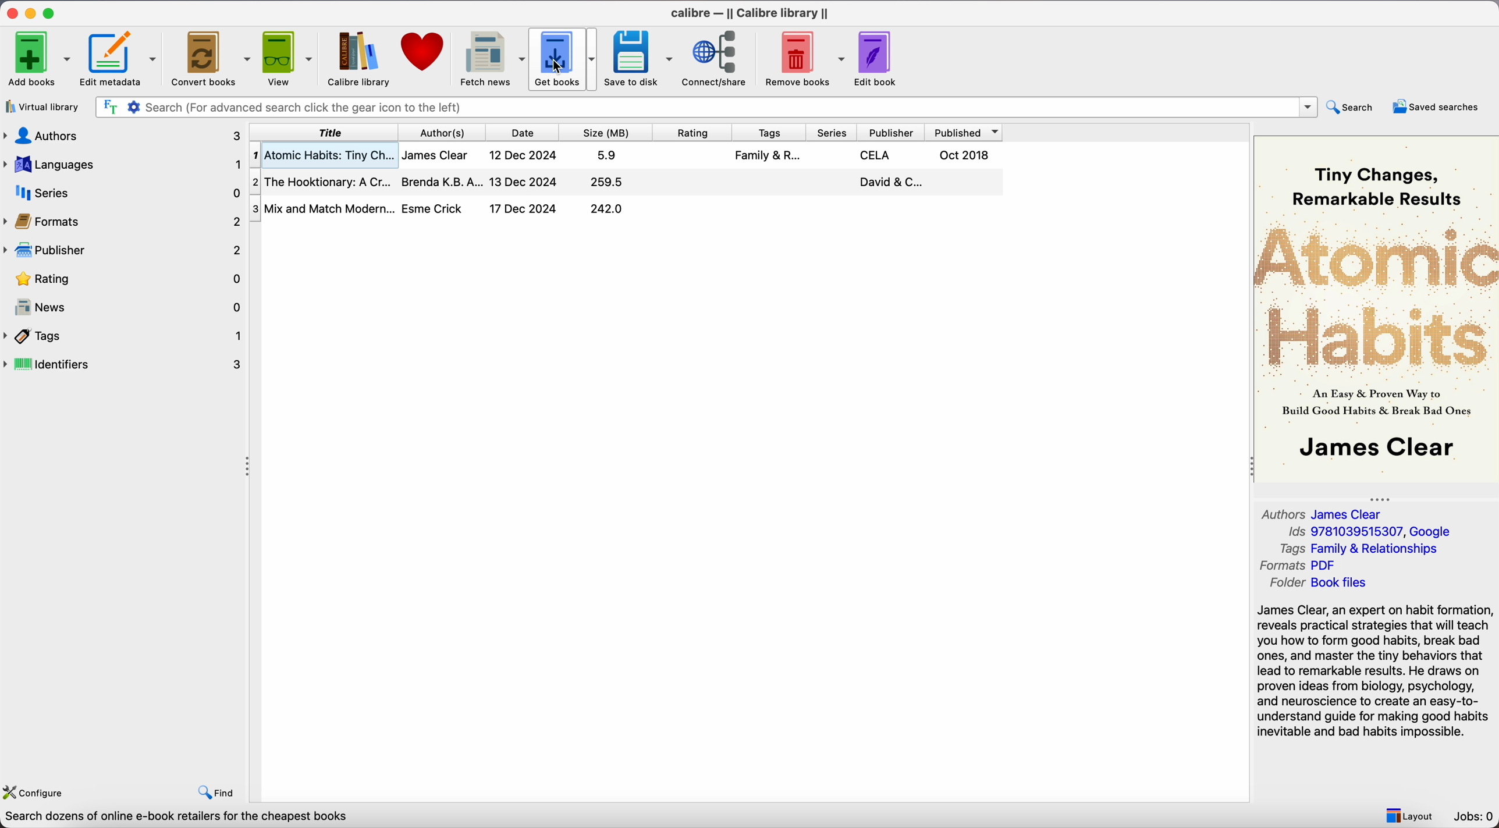 The height and width of the screenshot is (828, 1499). I want to click on 12 Dec 2024, so click(523, 155).